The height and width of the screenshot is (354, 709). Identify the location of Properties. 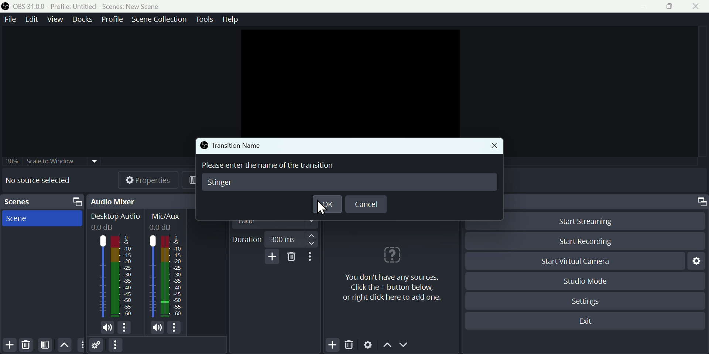
(149, 179).